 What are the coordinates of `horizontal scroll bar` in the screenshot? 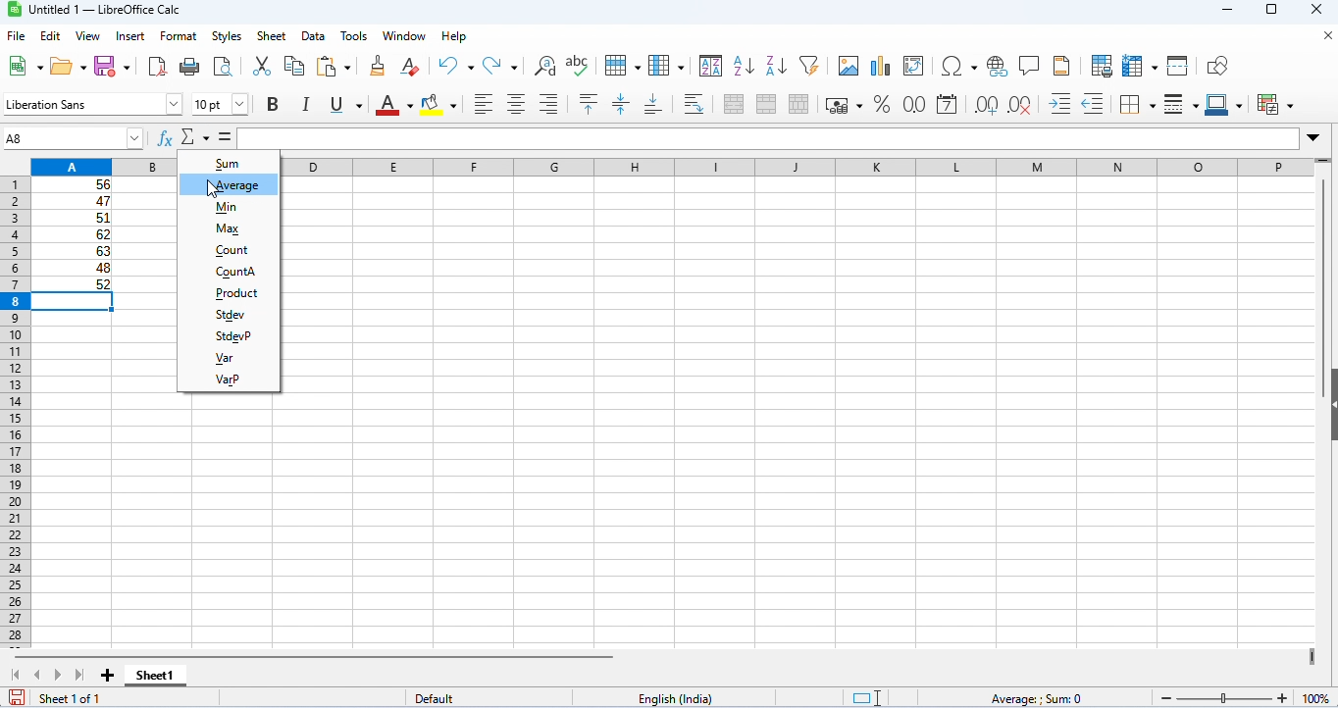 It's located at (322, 656).